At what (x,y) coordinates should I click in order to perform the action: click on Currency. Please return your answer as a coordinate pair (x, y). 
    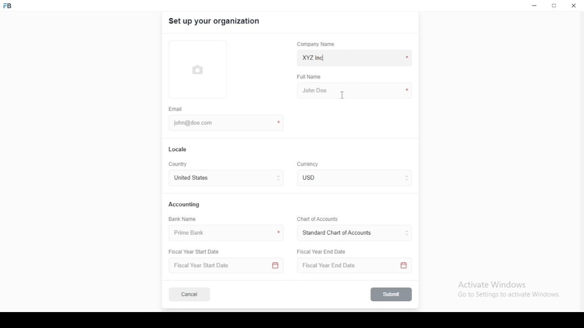
    Looking at the image, I should click on (308, 164).